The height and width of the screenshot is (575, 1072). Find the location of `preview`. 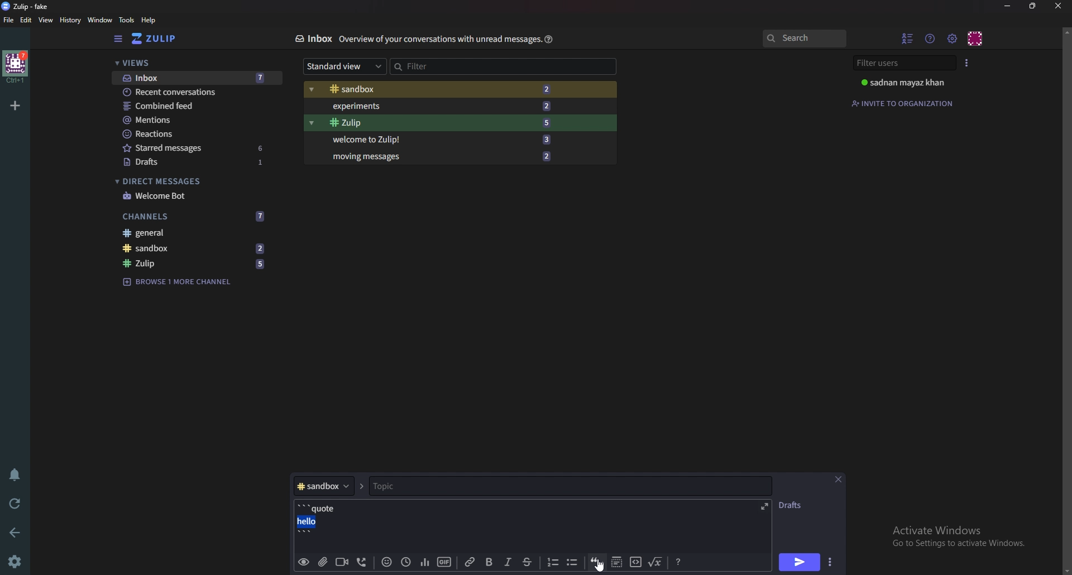

preview is located at coordinates (304, 561).